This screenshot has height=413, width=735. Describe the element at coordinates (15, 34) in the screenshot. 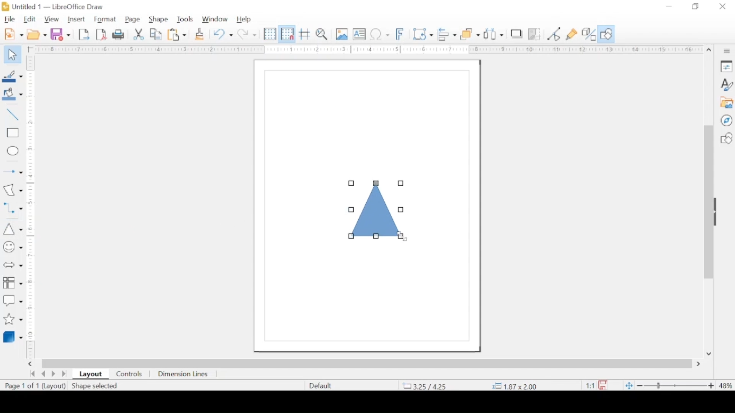

I see `new` at that location.